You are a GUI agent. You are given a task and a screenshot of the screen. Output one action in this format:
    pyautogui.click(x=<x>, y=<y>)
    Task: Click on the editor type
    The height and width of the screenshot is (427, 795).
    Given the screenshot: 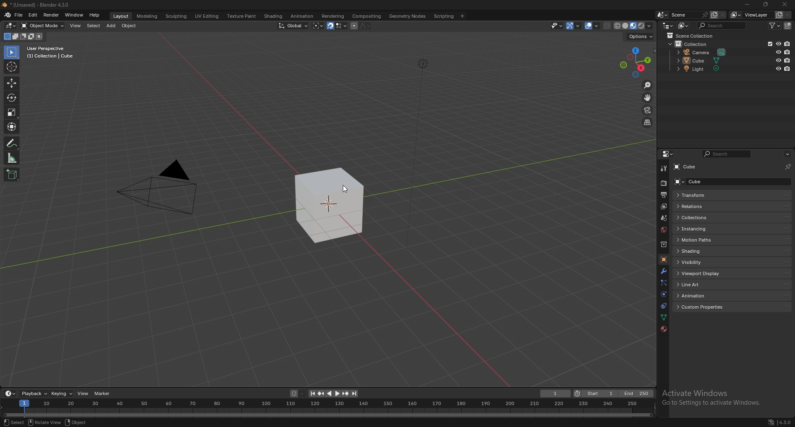 What is the action you would take?
    pyautogui.click(x=668, y=25)
    